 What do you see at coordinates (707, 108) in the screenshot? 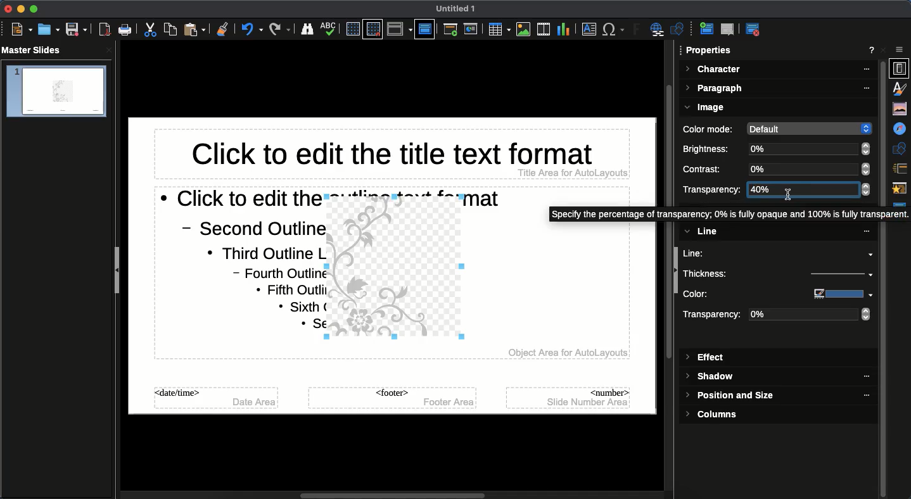
I see `Image` at bounding box center [707, 108].